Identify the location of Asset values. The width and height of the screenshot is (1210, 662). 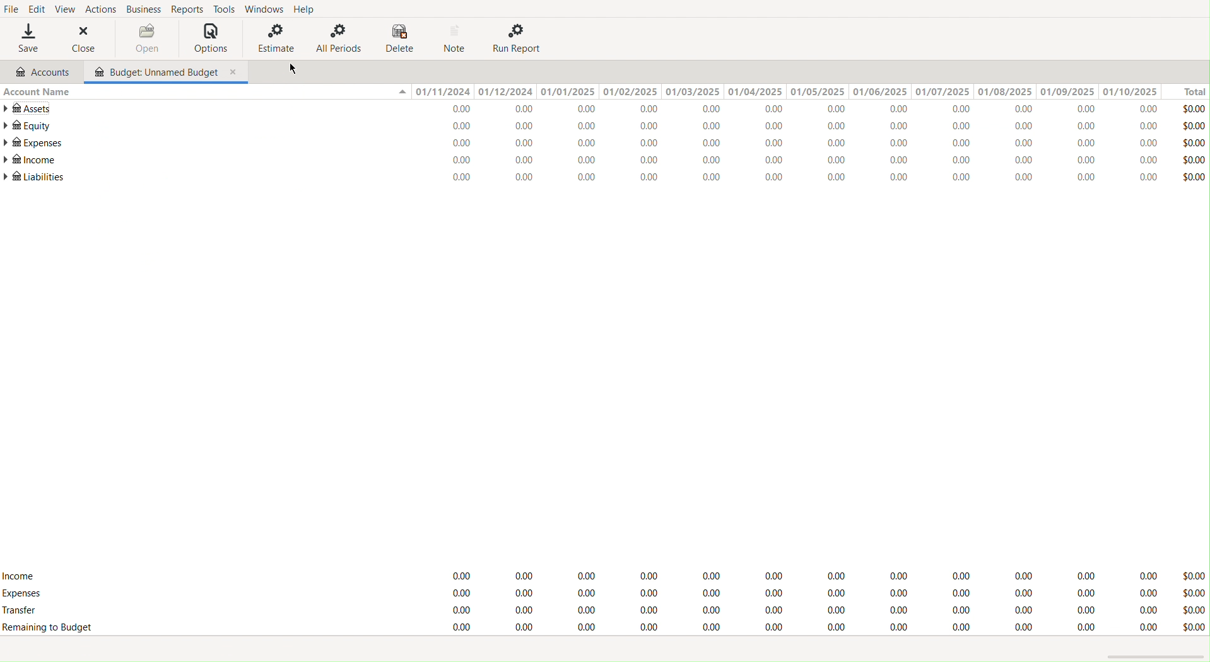
(792, 109).